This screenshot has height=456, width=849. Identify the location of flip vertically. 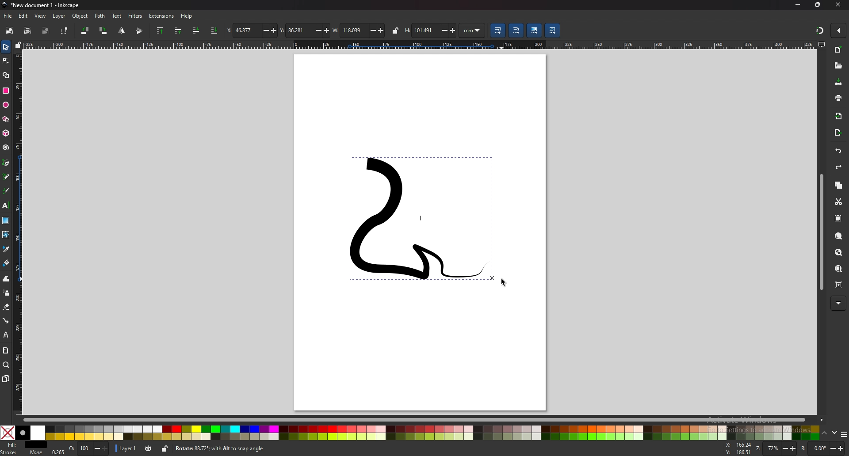
(121, 31).